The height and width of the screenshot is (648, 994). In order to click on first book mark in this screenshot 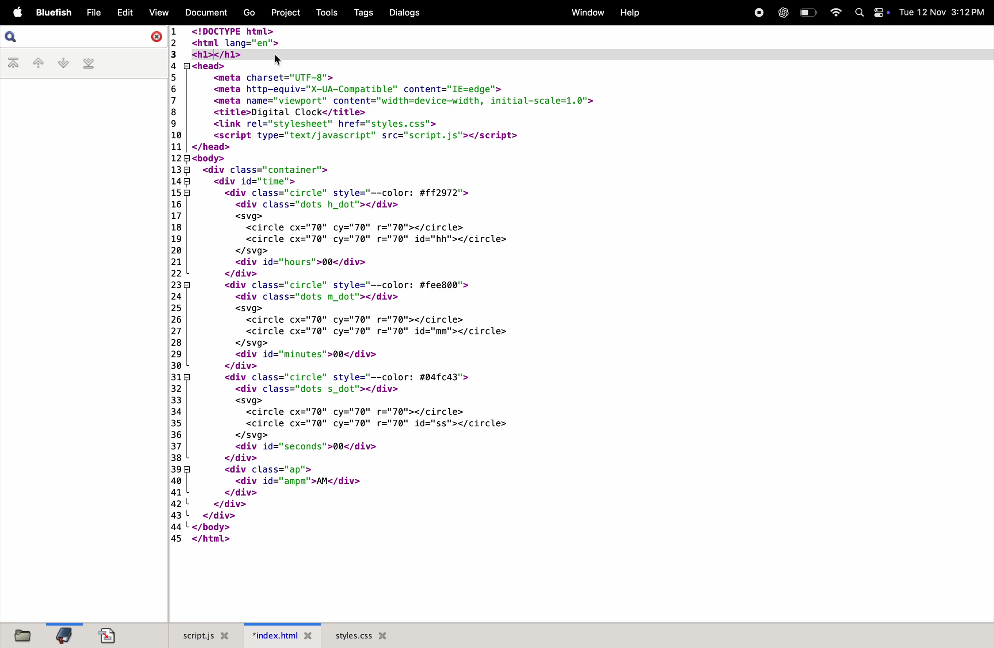, I will do `click(15, 63)`.